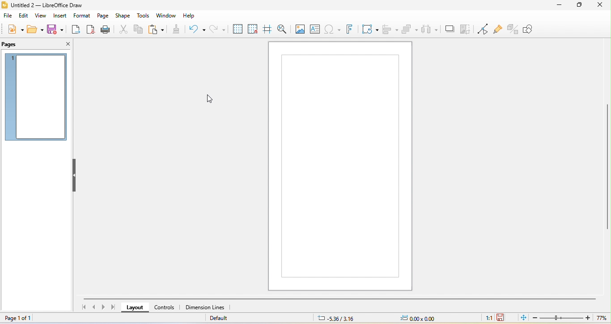  I want to click on Cursor, so click(207, 99).